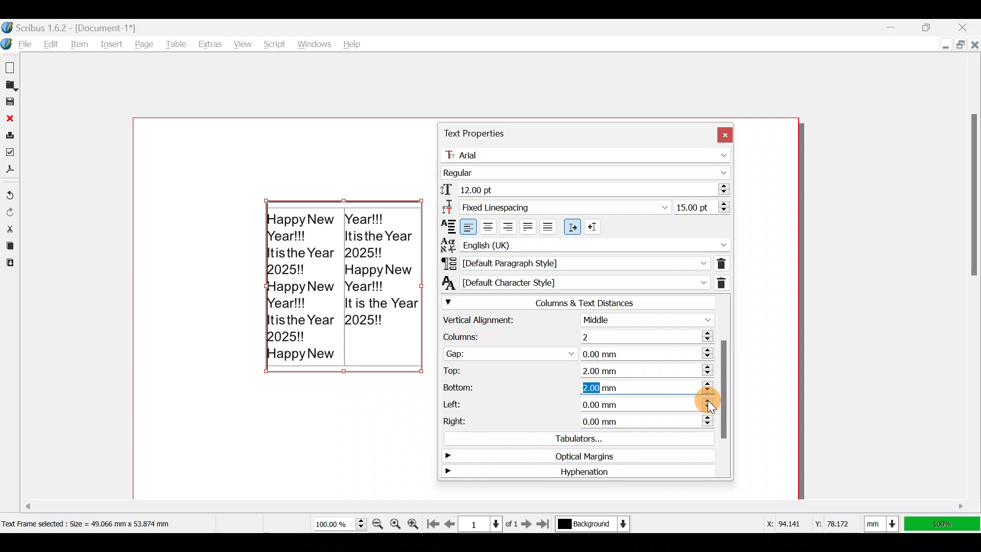 This screenshot has height=552, width=981. Describe the element at coordinates (725, 386) in the screenshot. I see `Scroll bar` at that location.